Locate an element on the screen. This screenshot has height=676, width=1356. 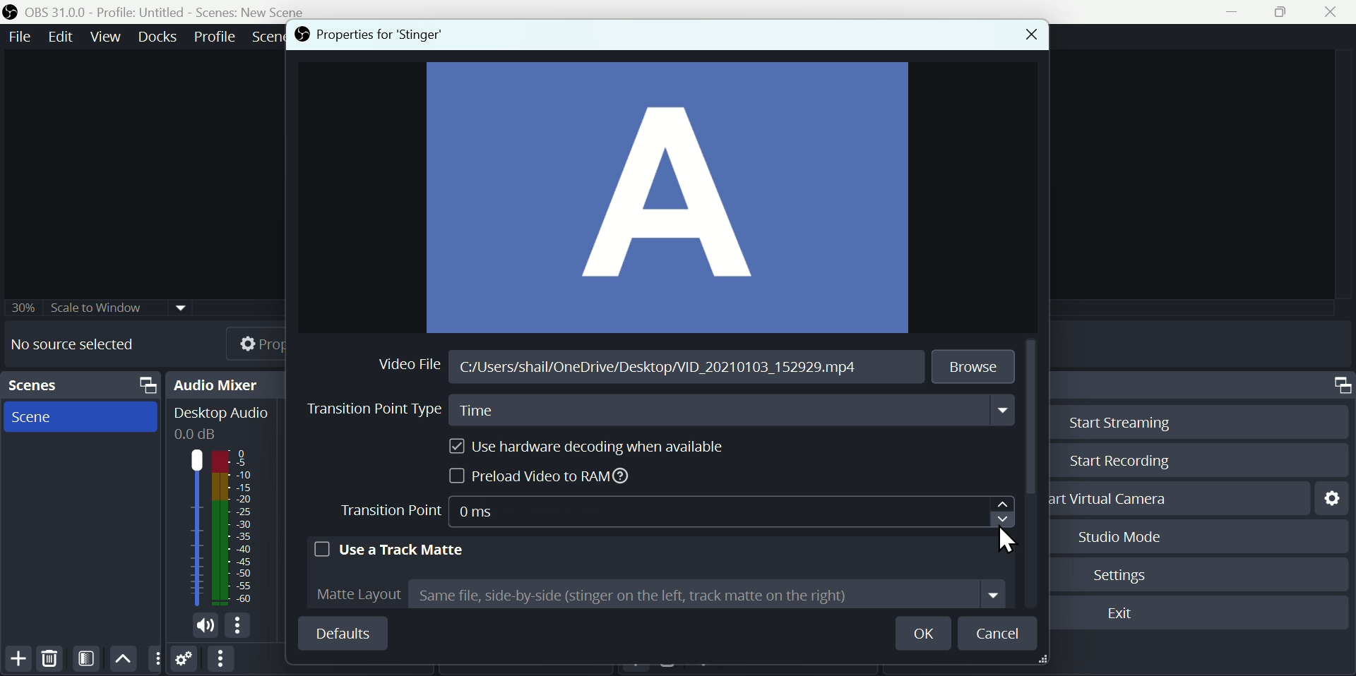
Controls is located at coordinates (1340, 385).